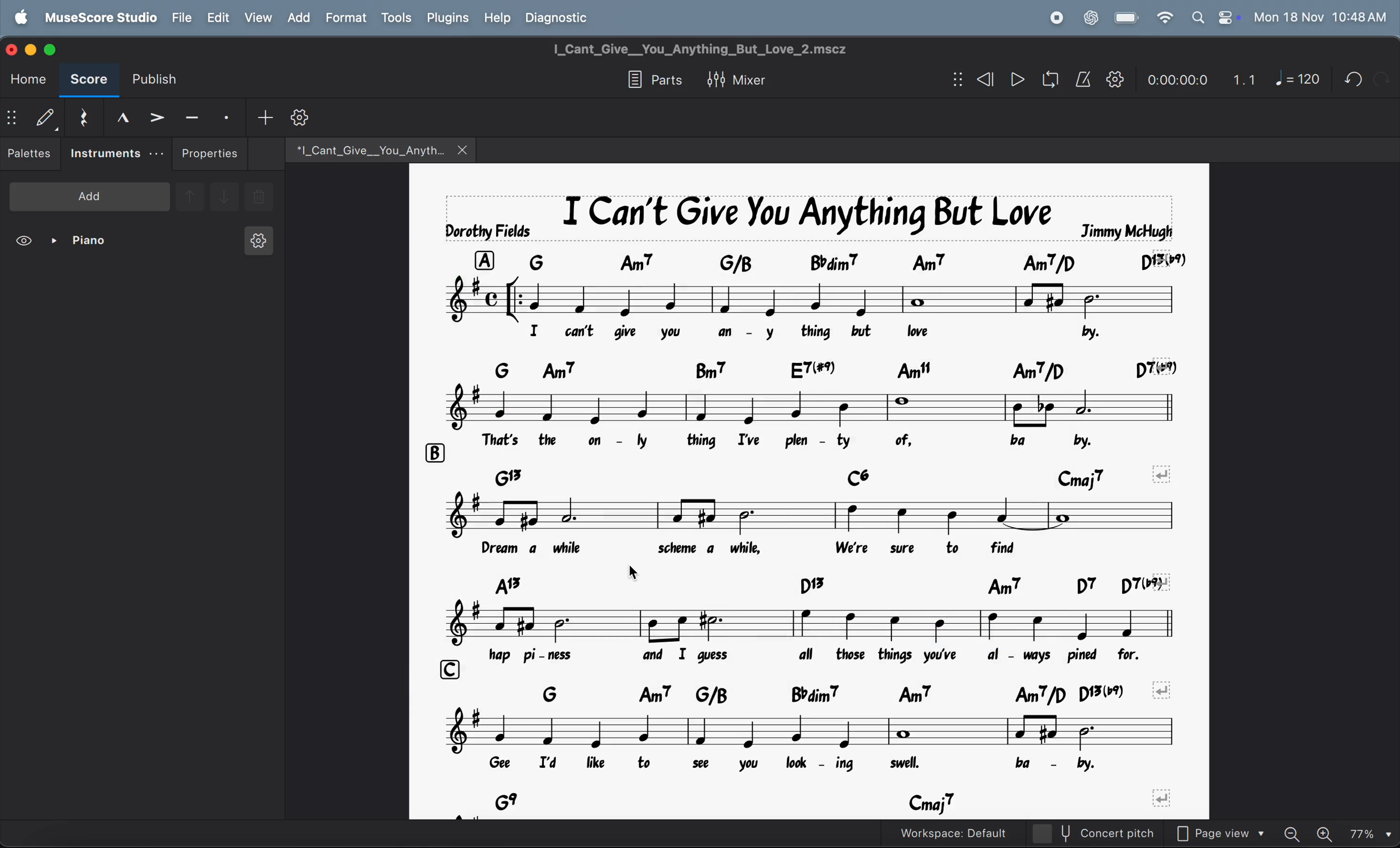 The image size is (1400, 848). Describe the element at coordinates (563, 17) in the screenshot. I see `diagnostic` at that location.